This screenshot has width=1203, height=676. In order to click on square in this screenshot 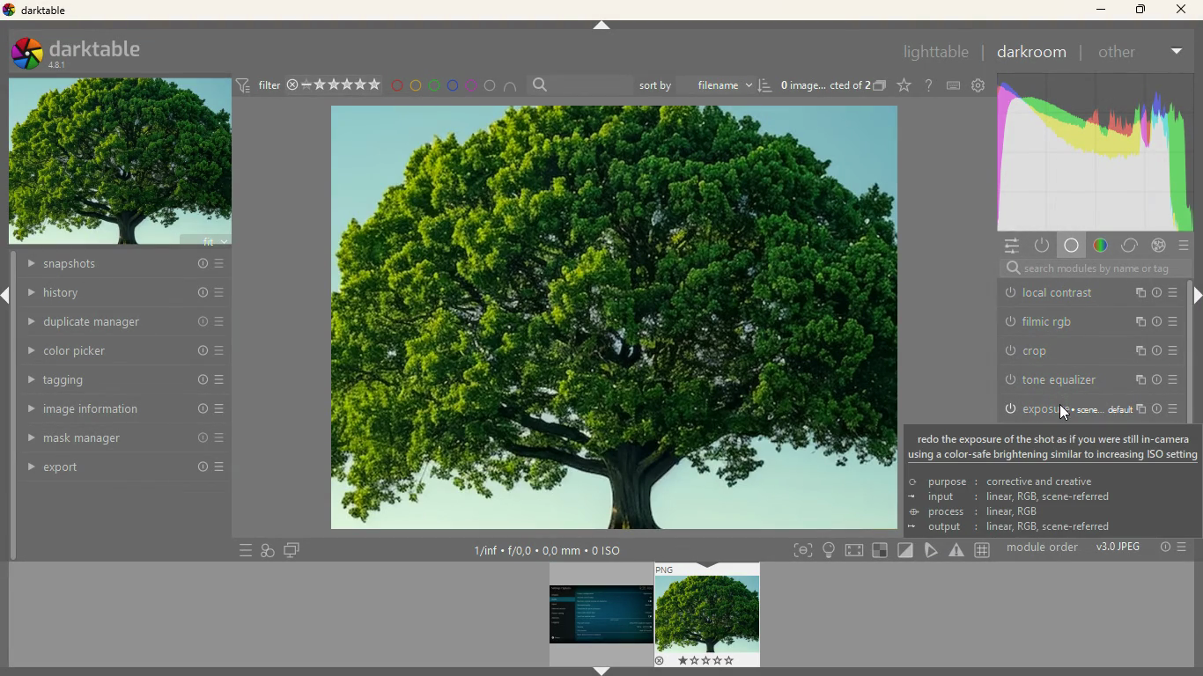, I will do `click(880, 549)`.